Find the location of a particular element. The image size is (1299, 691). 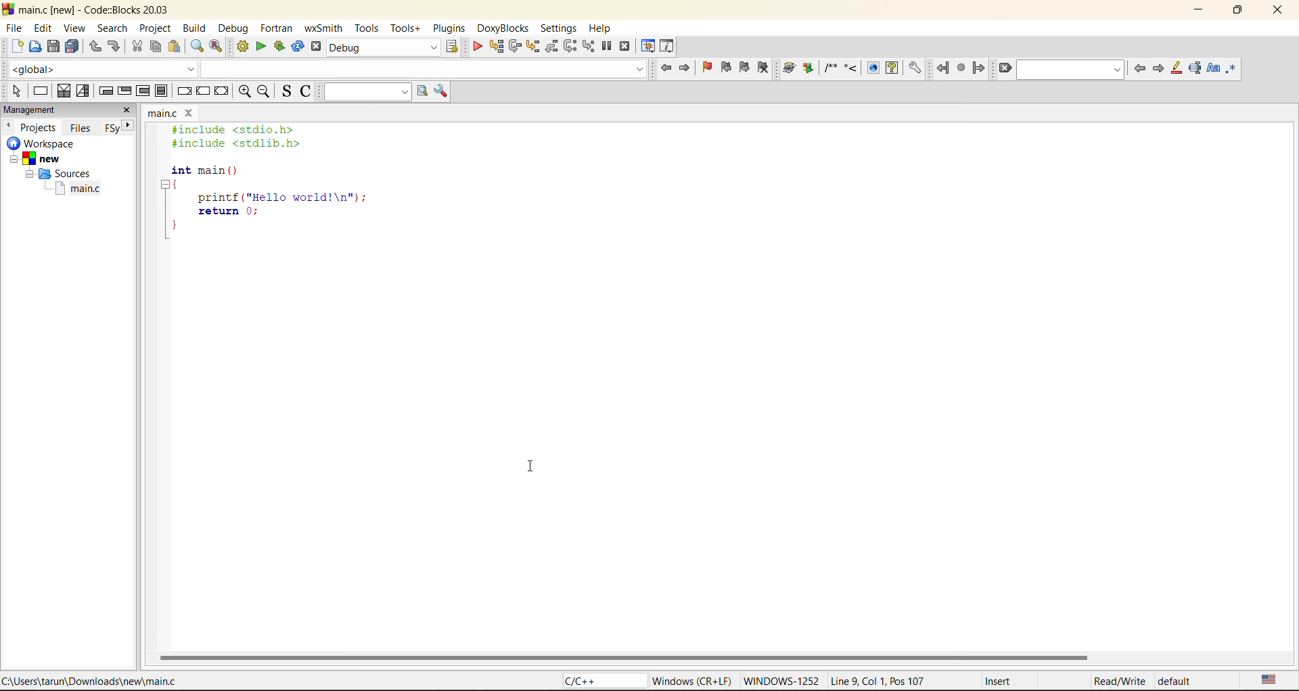

Windows (CR+LF) is located at coordinates (689, 680).